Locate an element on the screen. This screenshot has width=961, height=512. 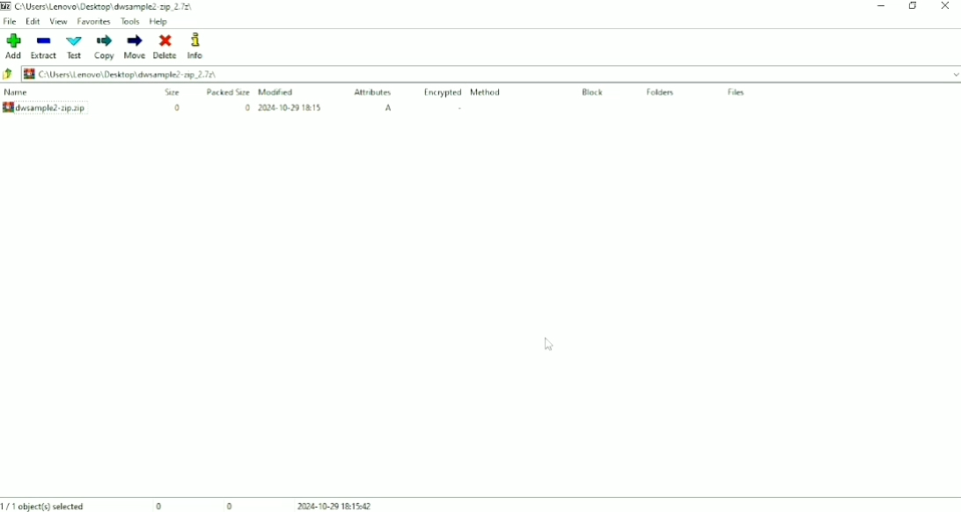
Block is located at coordinates (593, 92).